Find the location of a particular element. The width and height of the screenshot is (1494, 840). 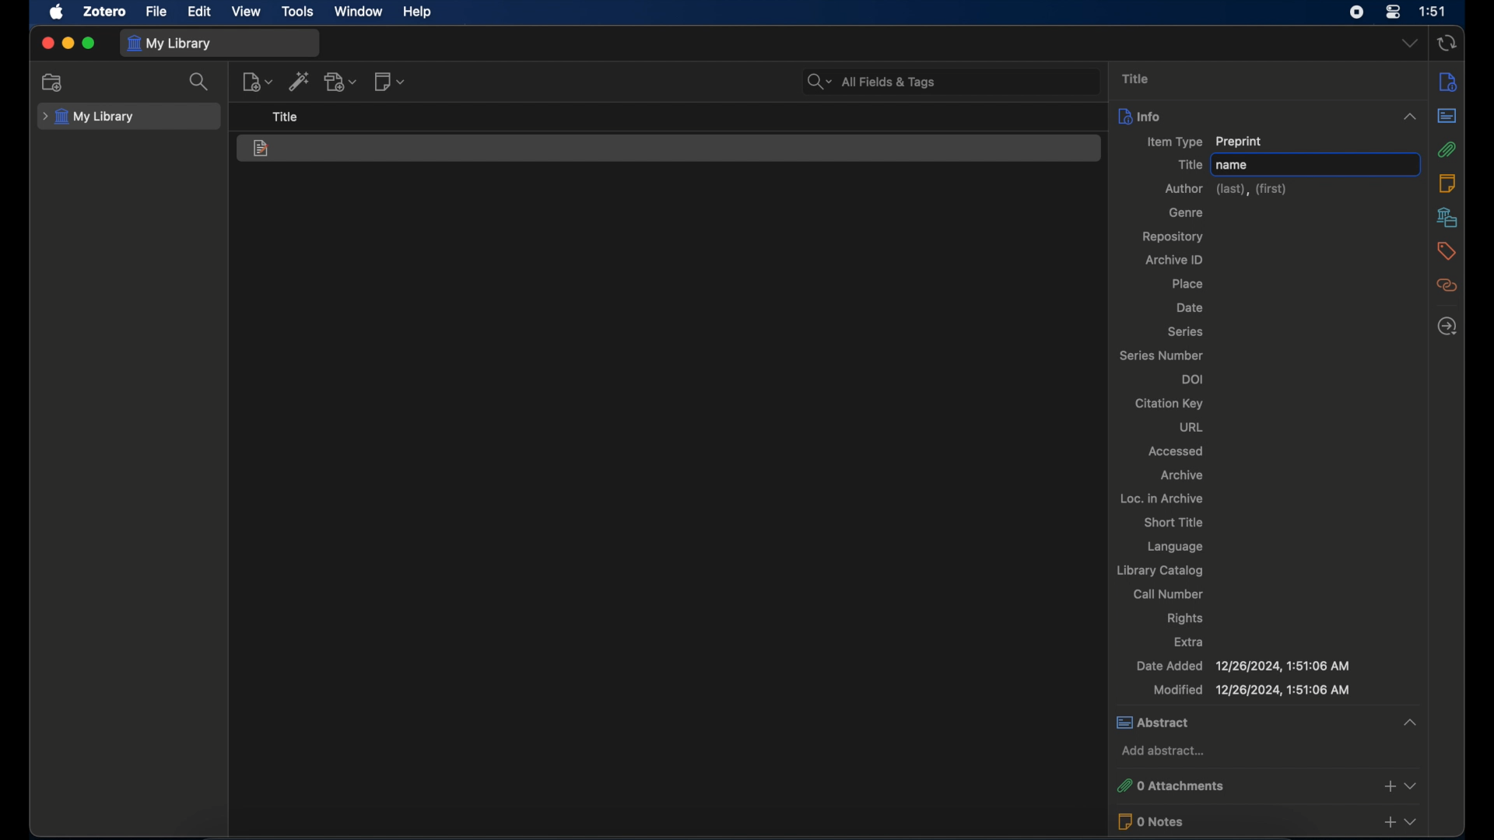

attachments is located at coordinates (1448, 149).